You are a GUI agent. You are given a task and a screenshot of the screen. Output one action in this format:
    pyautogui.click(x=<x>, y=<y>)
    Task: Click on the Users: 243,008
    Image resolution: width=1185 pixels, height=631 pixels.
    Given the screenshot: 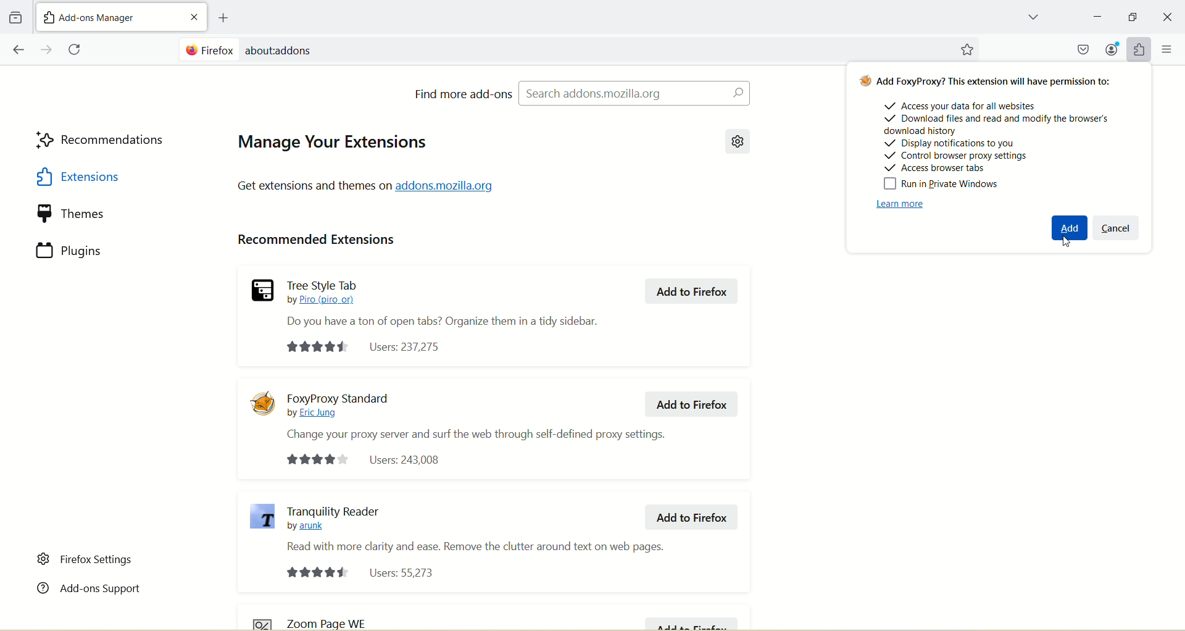 What is the action you would take?
    pyautogui.click(x=364, y=459)
    